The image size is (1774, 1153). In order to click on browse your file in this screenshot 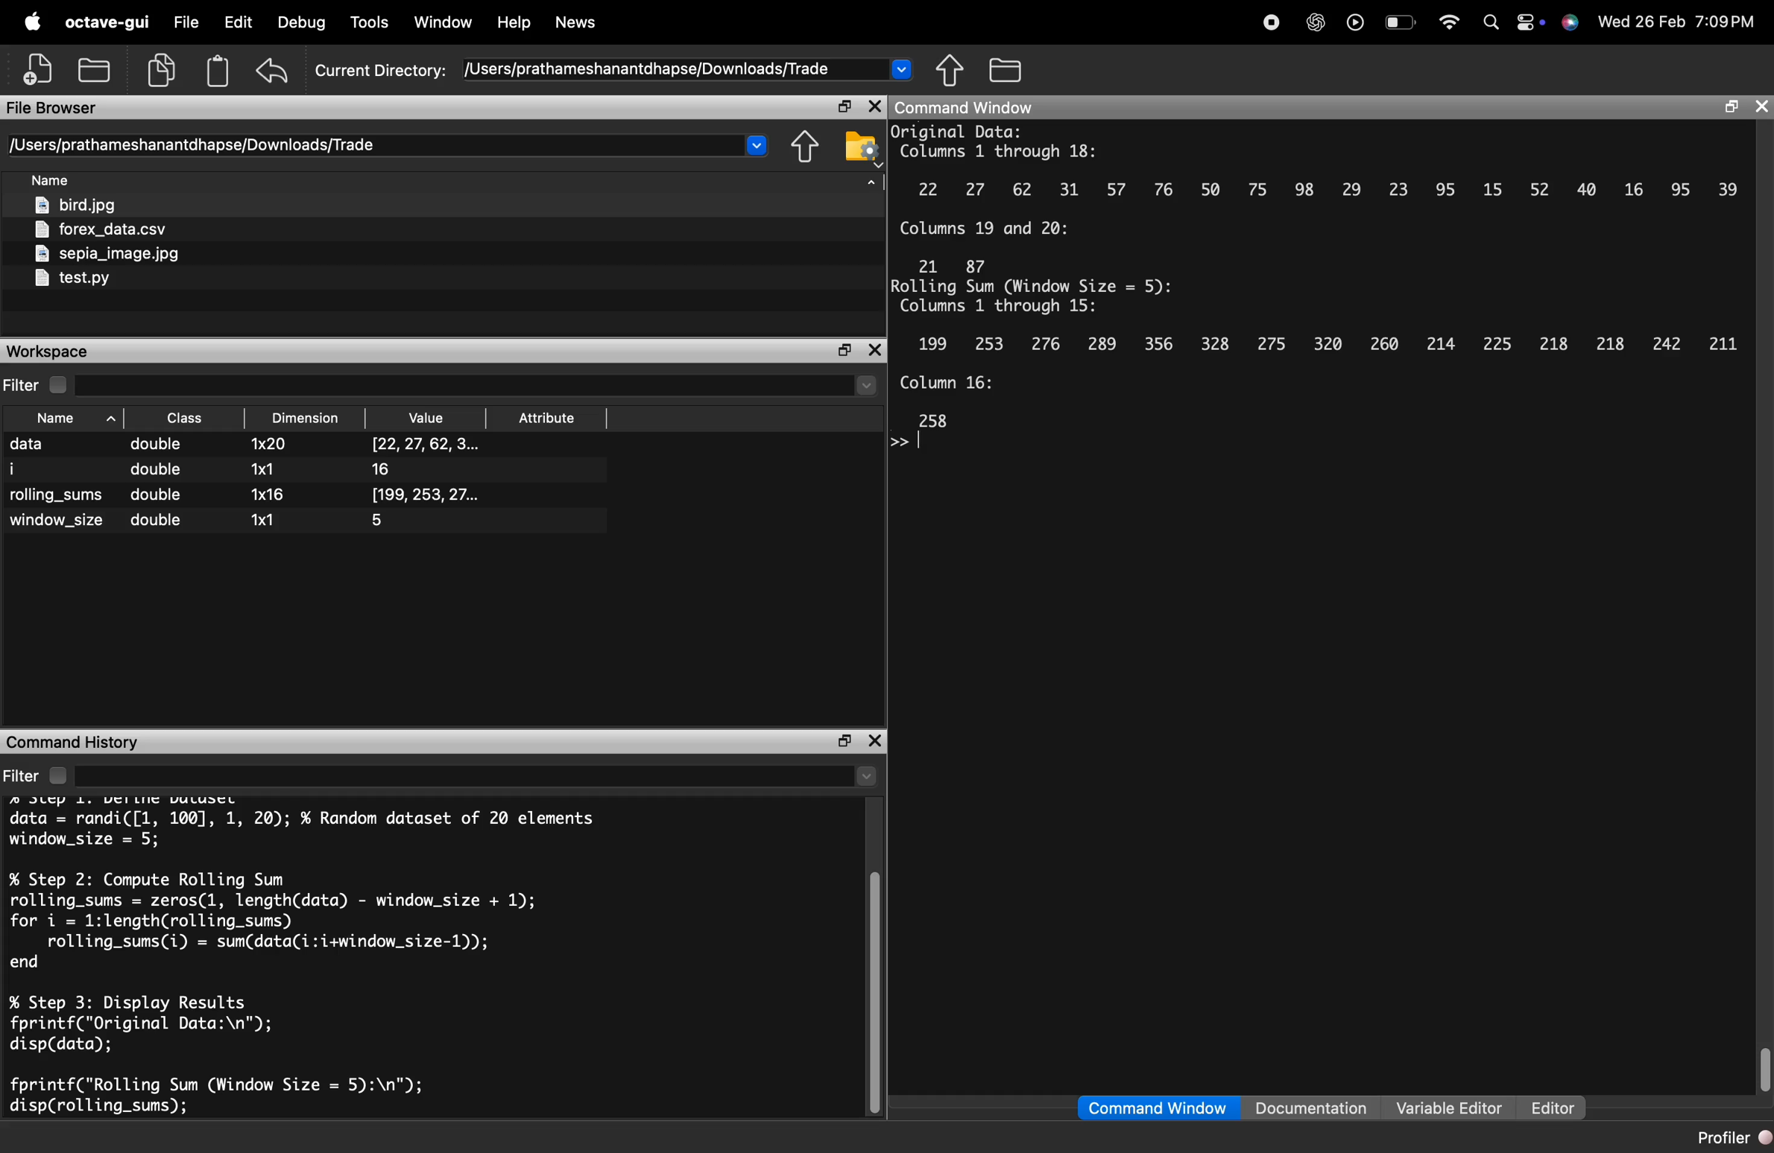, I will do `click(861, 146)`.